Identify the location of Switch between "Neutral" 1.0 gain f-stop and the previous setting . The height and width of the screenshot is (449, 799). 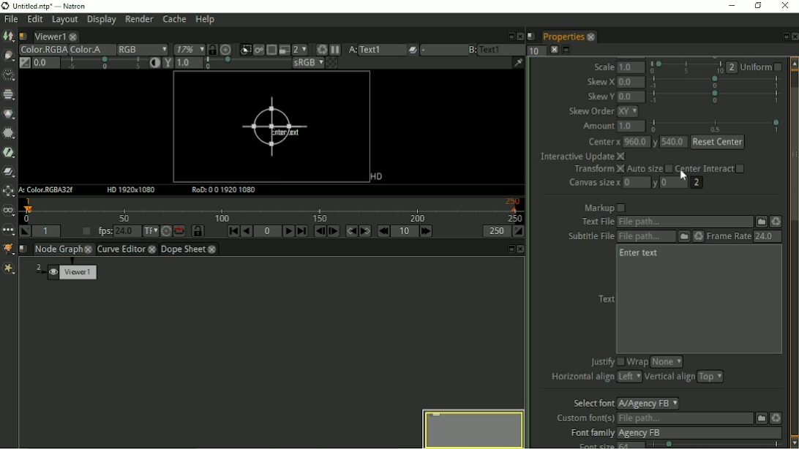
(24, 63).